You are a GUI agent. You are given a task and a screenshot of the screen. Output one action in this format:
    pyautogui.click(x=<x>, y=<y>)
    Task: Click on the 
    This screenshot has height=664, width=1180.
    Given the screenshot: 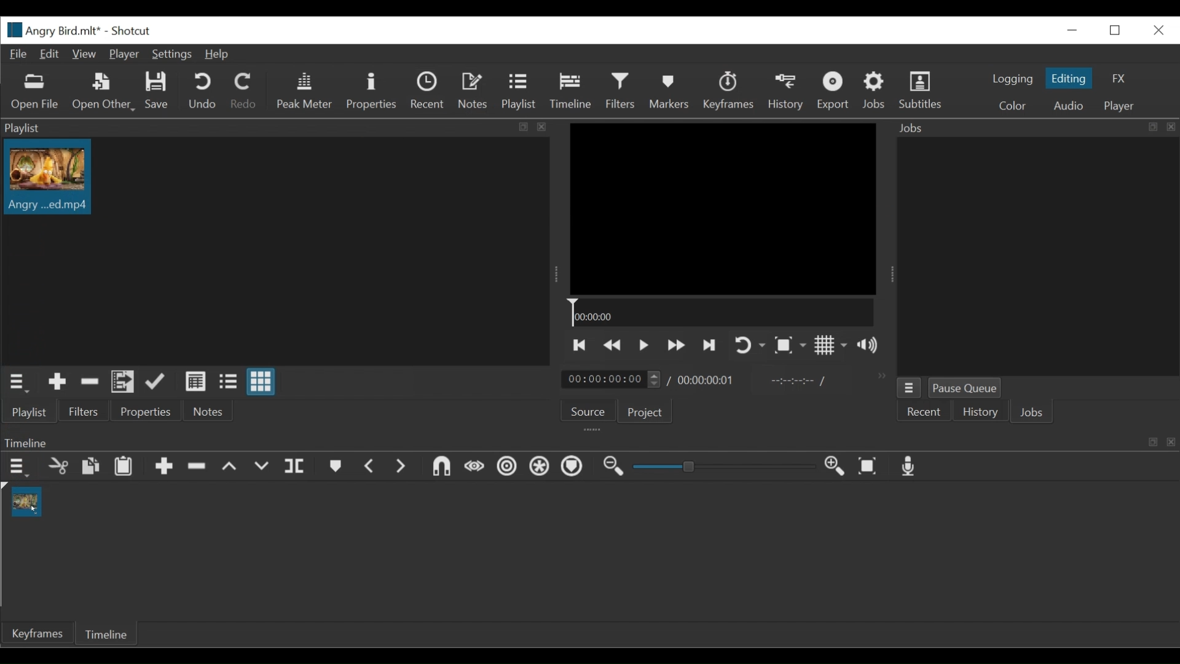 What is the action you would take?
    pyautogui.click(x=1013, y=80)
    